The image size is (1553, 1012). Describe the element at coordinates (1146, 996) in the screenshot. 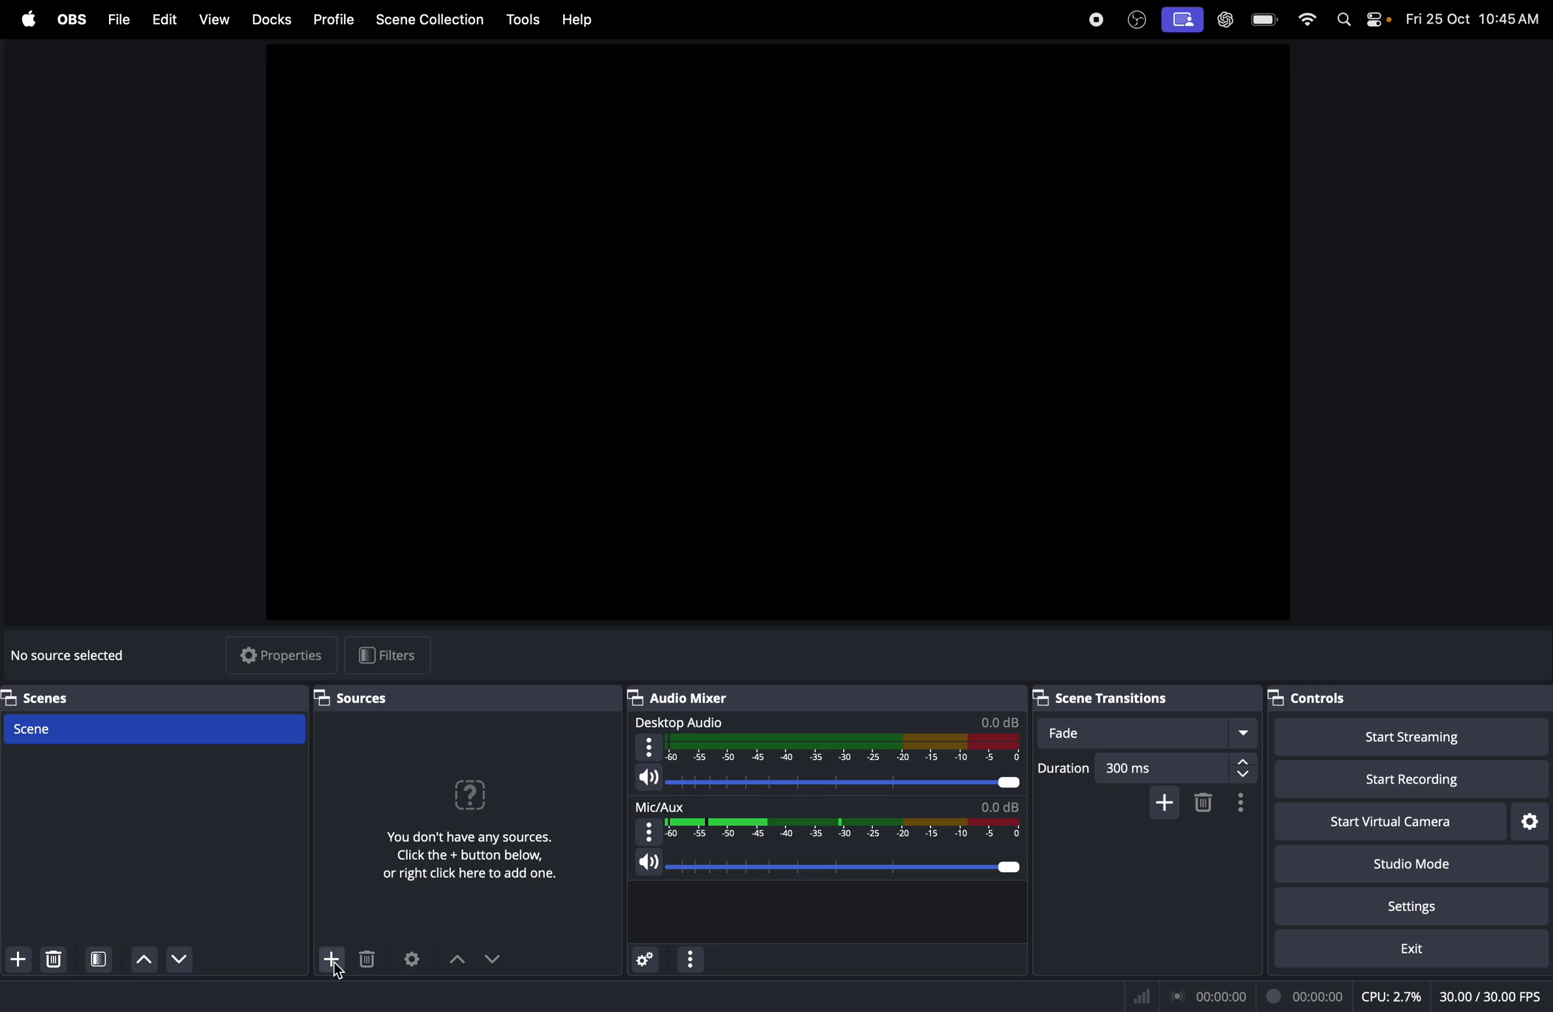

I see `Signal` at that location.